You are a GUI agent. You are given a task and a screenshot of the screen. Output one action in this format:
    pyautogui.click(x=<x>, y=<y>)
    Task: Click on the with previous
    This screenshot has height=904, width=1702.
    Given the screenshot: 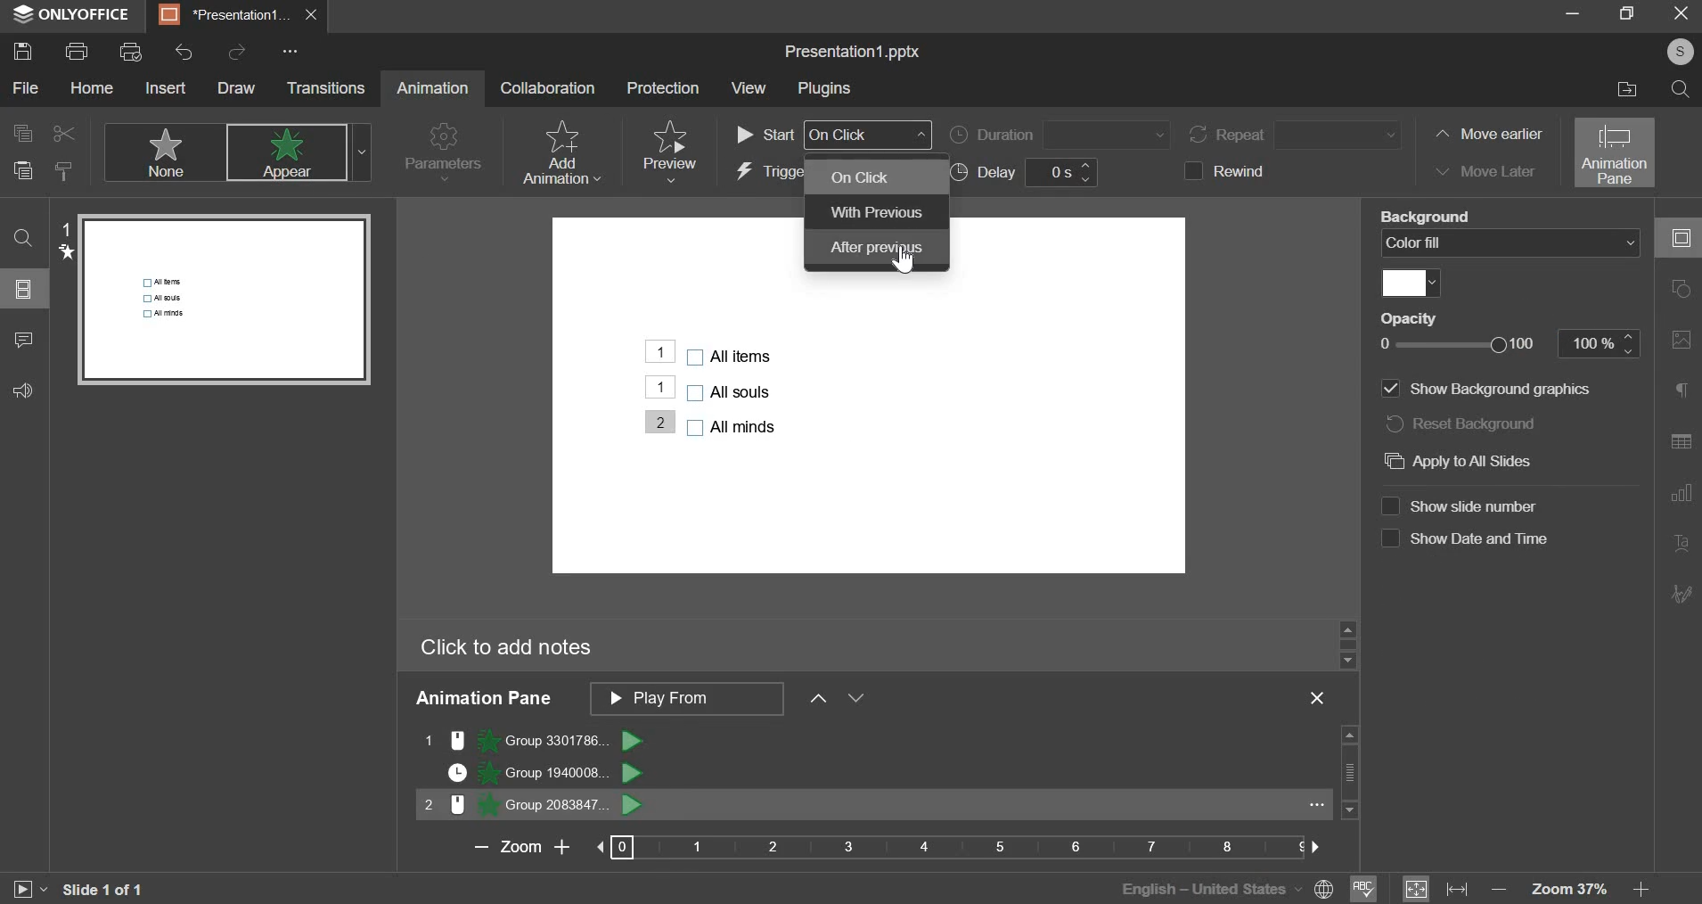 What is the action you would take?
    pyautogui.click(x=874, y=211)
    